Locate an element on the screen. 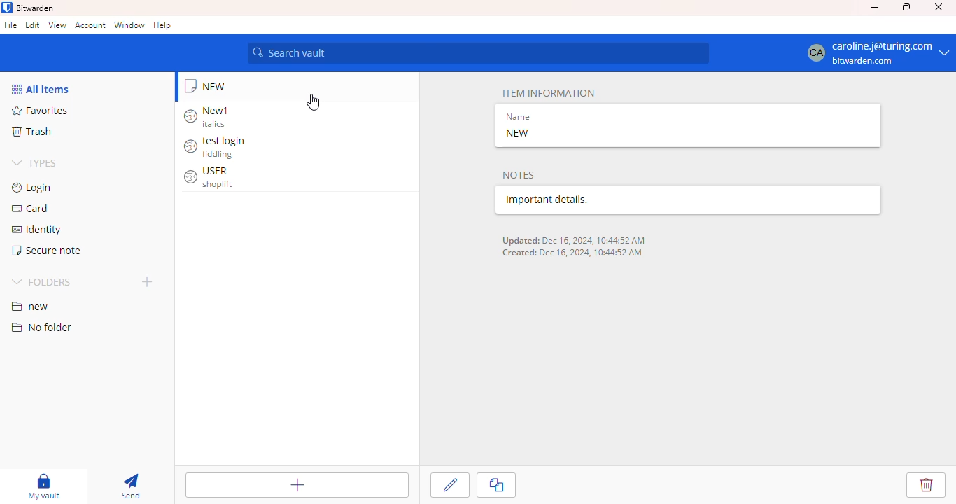  user profile is located at coordinates (876, 53).